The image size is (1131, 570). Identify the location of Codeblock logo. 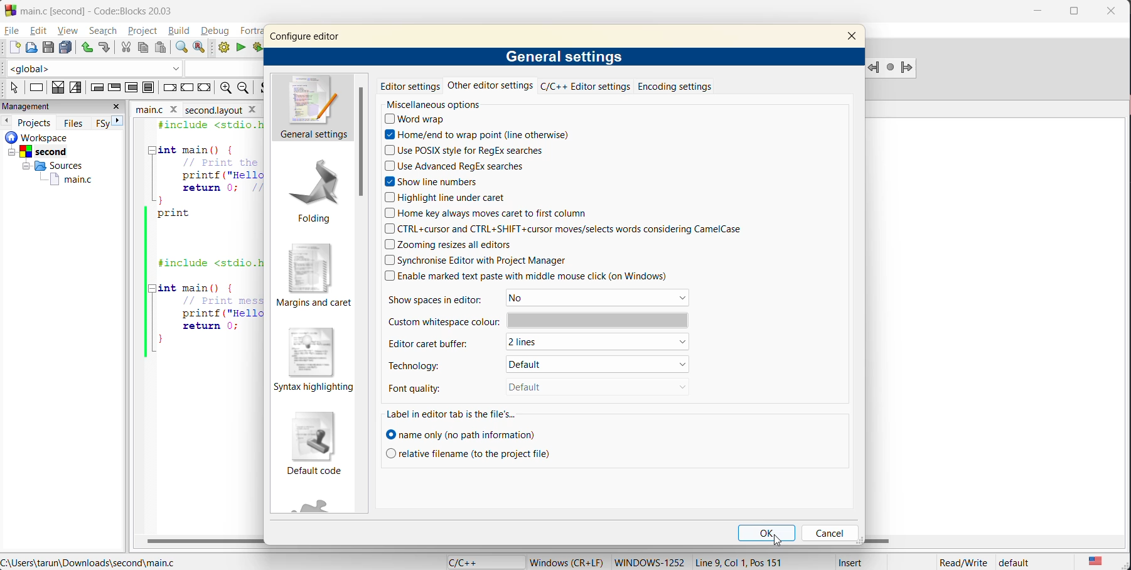
(9, 10).